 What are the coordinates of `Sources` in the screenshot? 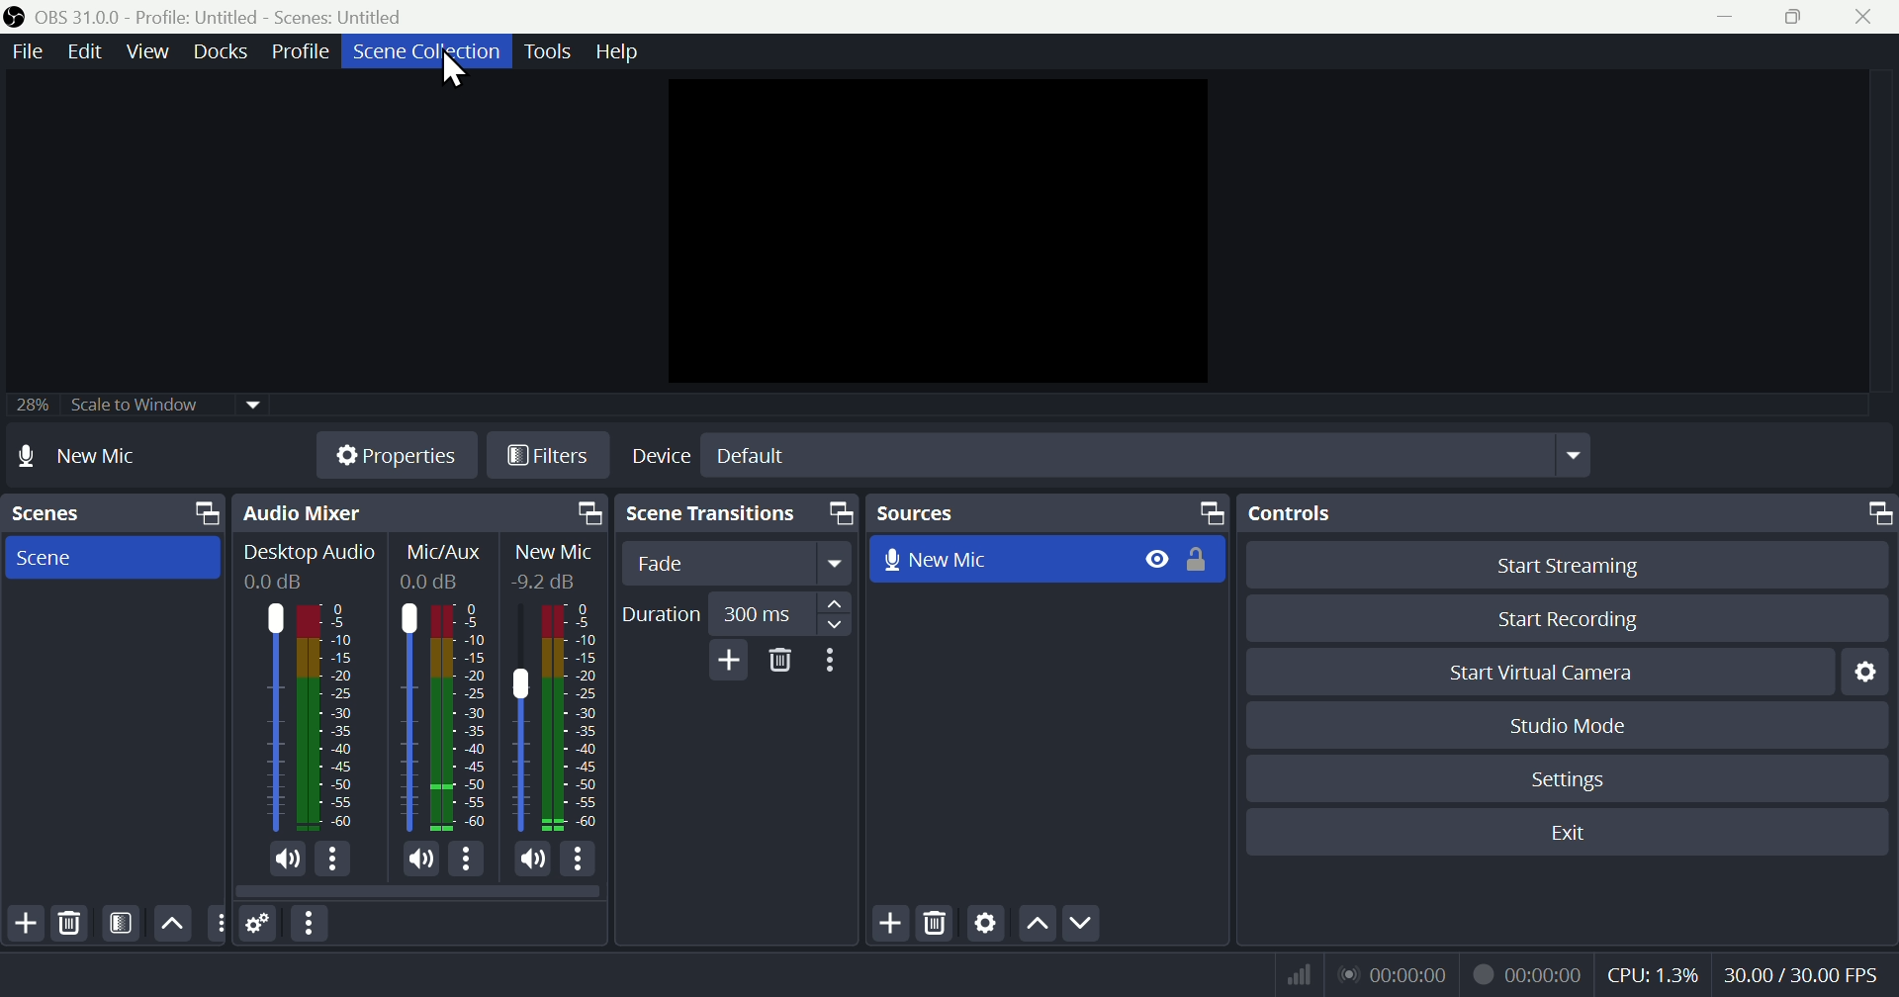 It's located at (1048, 510).